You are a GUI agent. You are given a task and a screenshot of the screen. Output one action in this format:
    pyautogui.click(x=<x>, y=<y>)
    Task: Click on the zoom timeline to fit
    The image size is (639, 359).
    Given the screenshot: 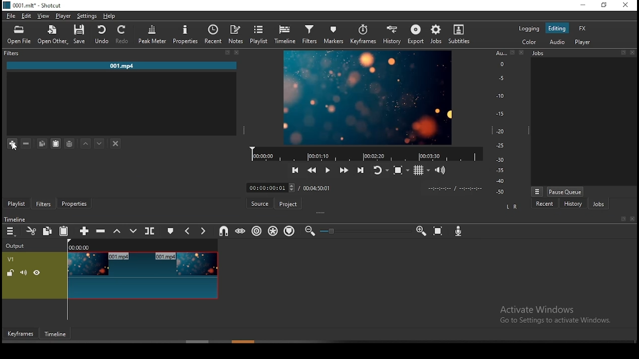 What is the action you would take?
    pyautogui.click(x=438, y=231)
    